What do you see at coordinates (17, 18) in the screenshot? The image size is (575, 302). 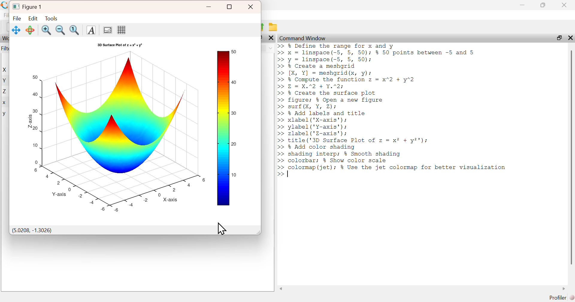 I see `File` at bounding box center [17, 18].